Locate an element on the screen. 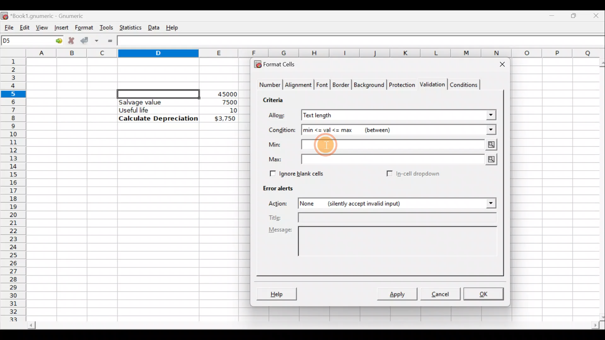  Cursor on min value is located at coordinates (327, 145).